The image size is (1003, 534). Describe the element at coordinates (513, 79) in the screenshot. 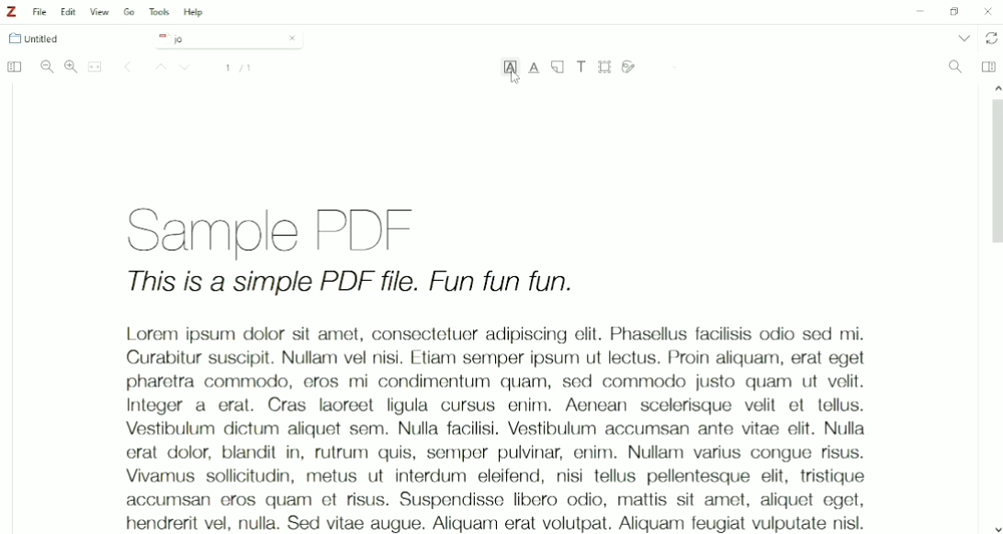

I see `Cursor` at that location.